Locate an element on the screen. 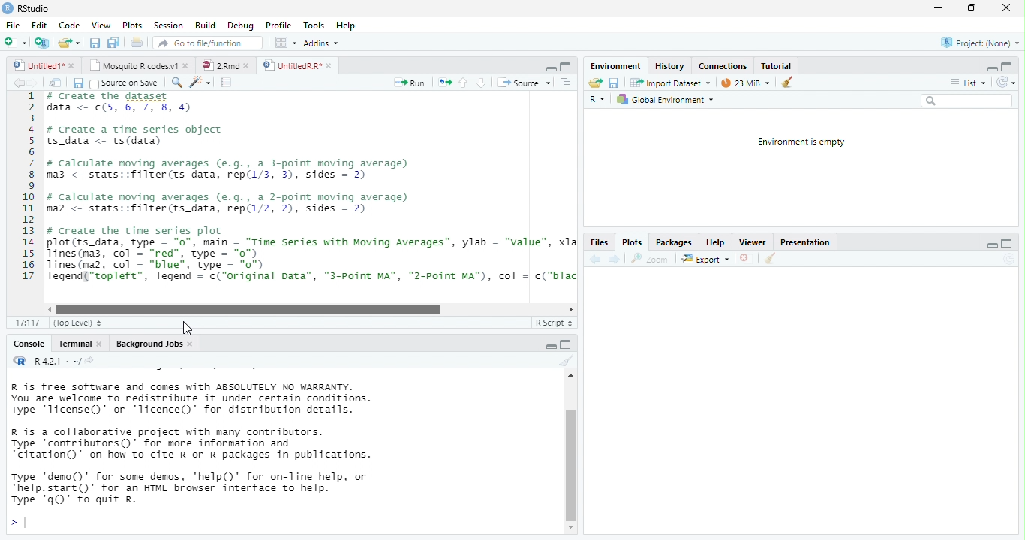 Image resolution: width=1025 pixels, height=540 pixels. maximize is located at coordinates (972, 8).